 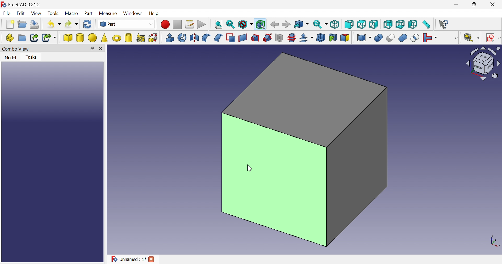 I want to click on Create primitives..., so click(x=141, y=38).